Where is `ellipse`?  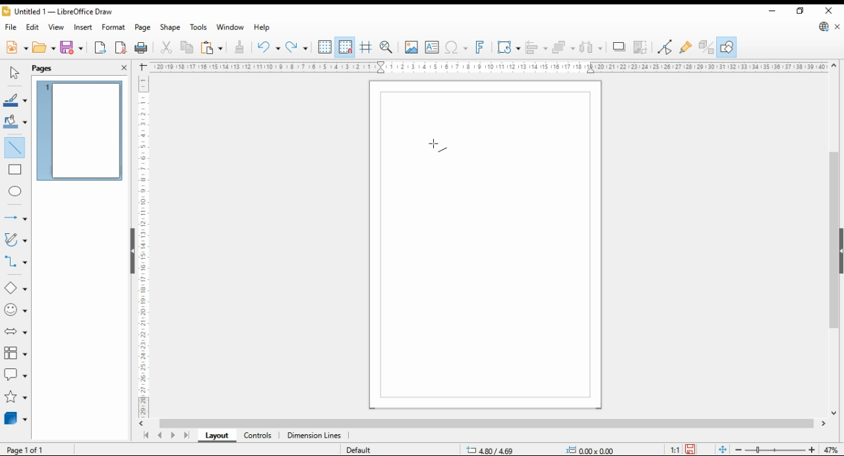
ellipse is located at coordinates (16, 191).